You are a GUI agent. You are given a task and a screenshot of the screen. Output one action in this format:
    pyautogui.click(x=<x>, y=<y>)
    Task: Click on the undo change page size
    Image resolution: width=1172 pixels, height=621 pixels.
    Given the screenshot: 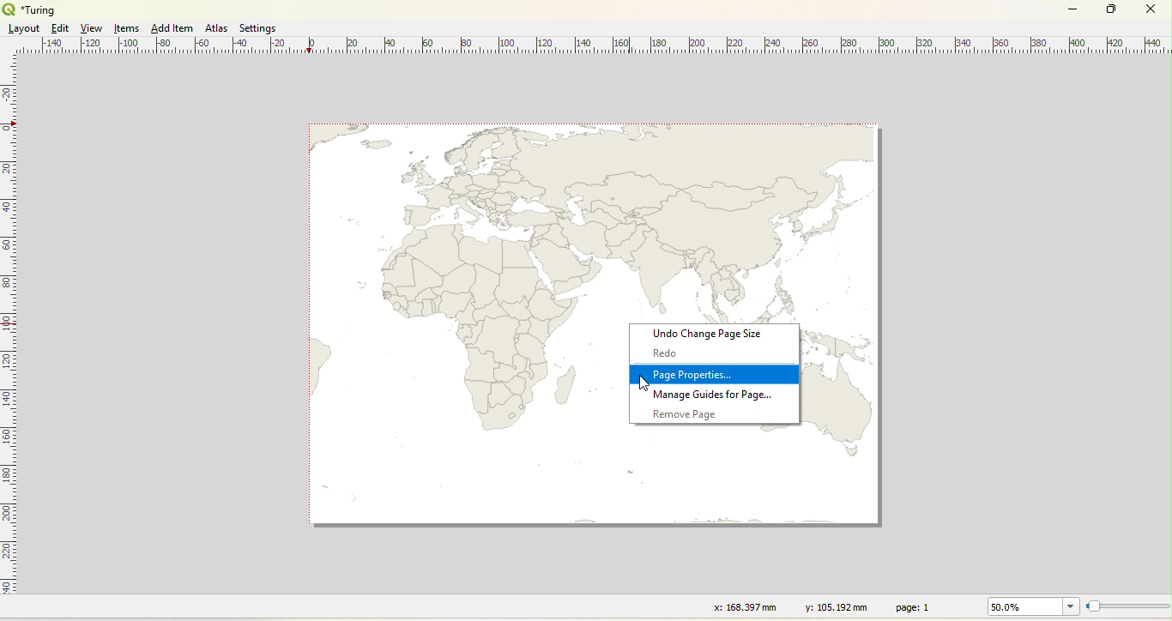 What is the action you would take?
    pyautogui.click(x=708, y=334)
    